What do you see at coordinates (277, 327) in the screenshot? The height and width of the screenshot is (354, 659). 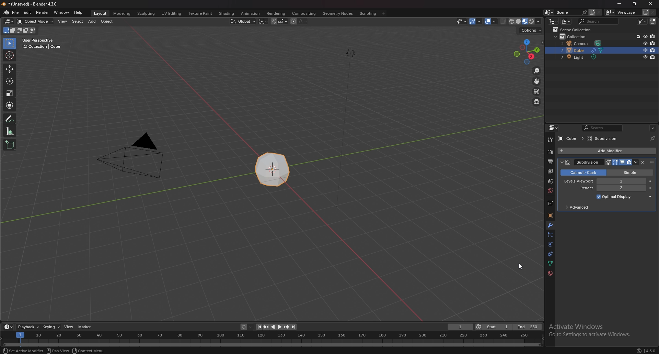 I see `play animation` at bounding box center [277, 327].